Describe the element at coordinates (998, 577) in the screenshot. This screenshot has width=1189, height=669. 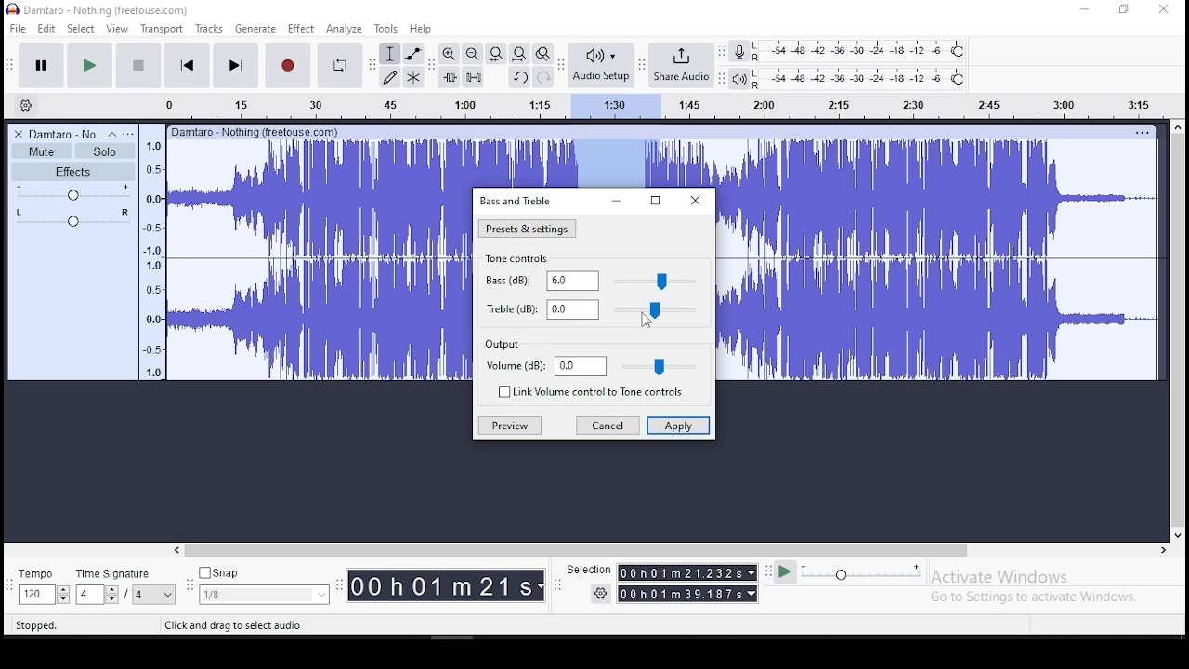
I see `Activate windows` at that location.